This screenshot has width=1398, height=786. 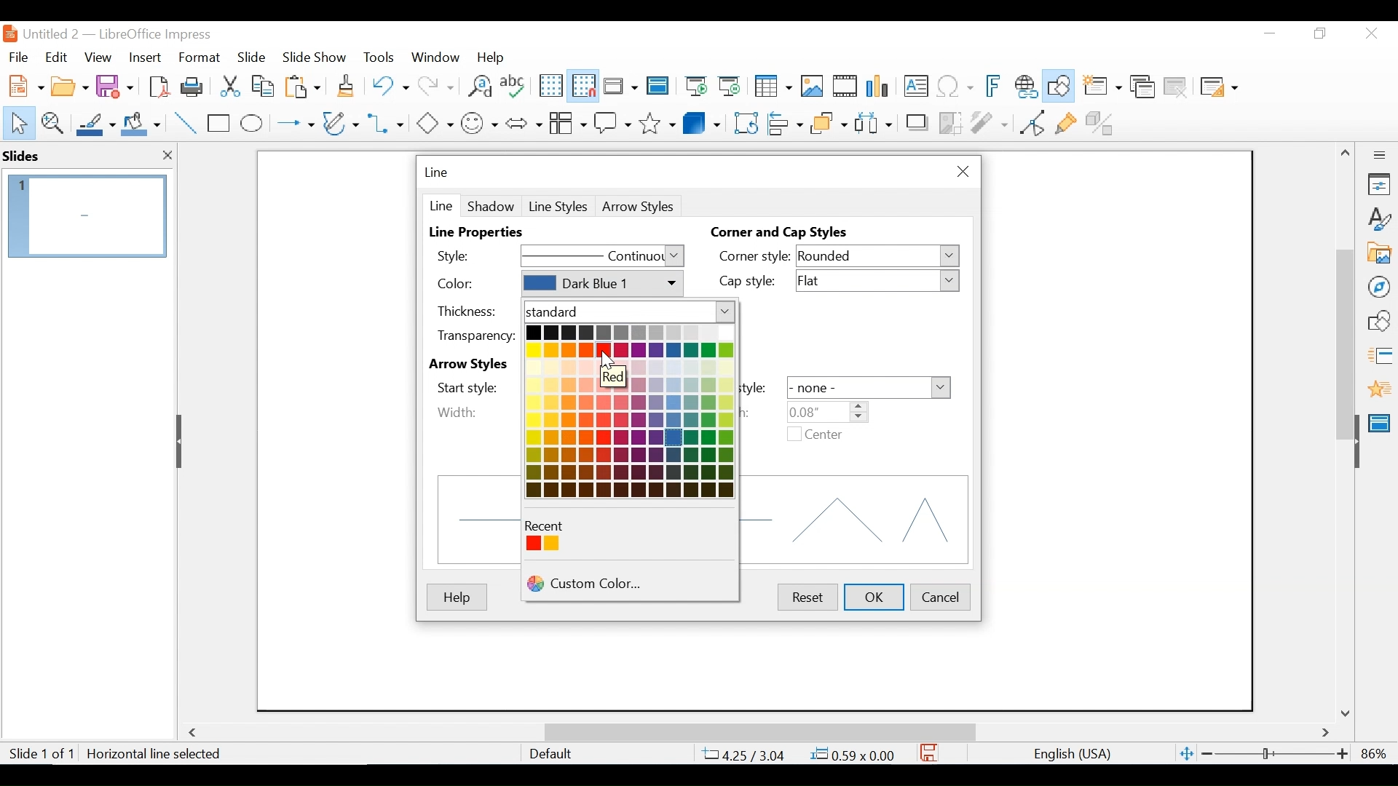 I want to click on OK, so click(x=875, y=597).